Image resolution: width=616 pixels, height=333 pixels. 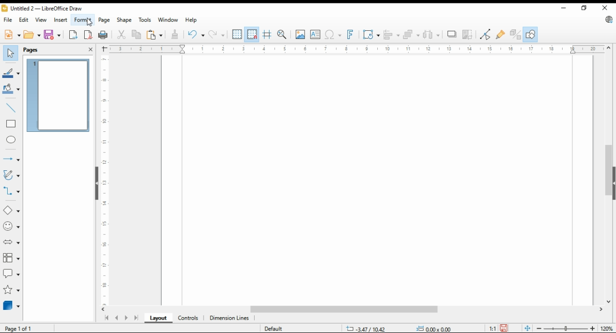 What do you see at coordinates (273, 328) in the screenshot?
I see `default` at bounding box center [273, 328].